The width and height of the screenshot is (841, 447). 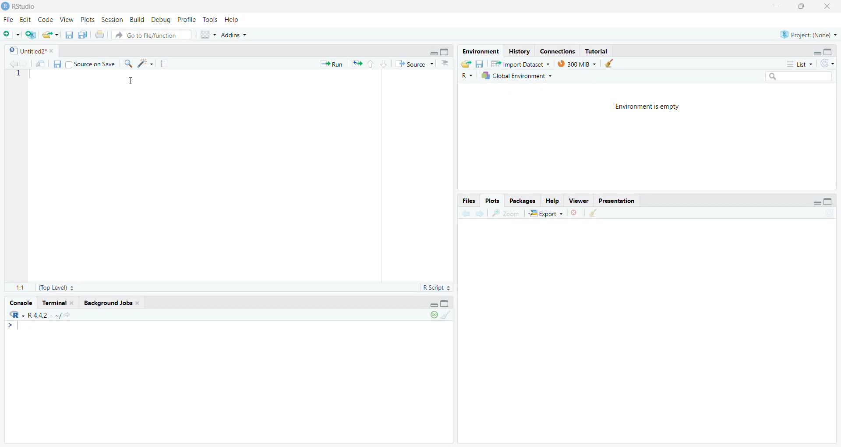 What do you see at coordinates (505, 213) in the screenshot?
I see `zoom` at bounding box center [505, 213].